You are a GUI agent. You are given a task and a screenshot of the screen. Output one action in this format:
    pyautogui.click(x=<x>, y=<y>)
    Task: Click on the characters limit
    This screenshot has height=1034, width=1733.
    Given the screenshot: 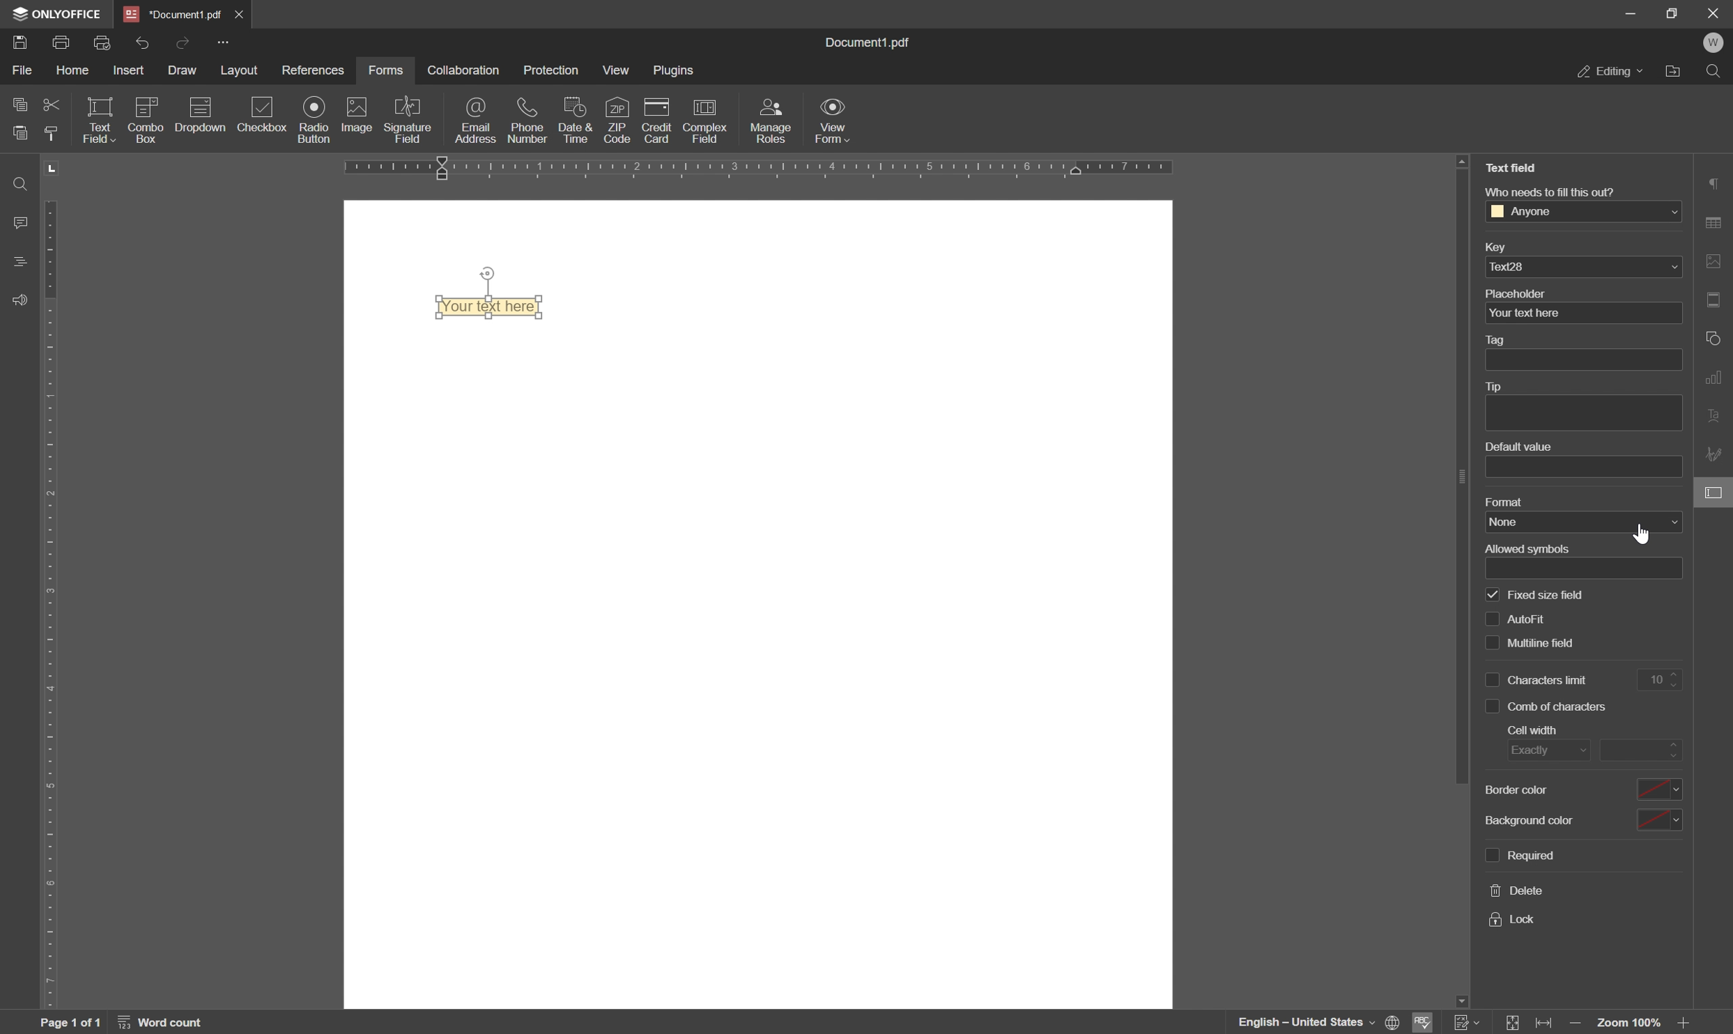 What is the action you would take?
    pyautogui.click(x=1538, y=680)
    